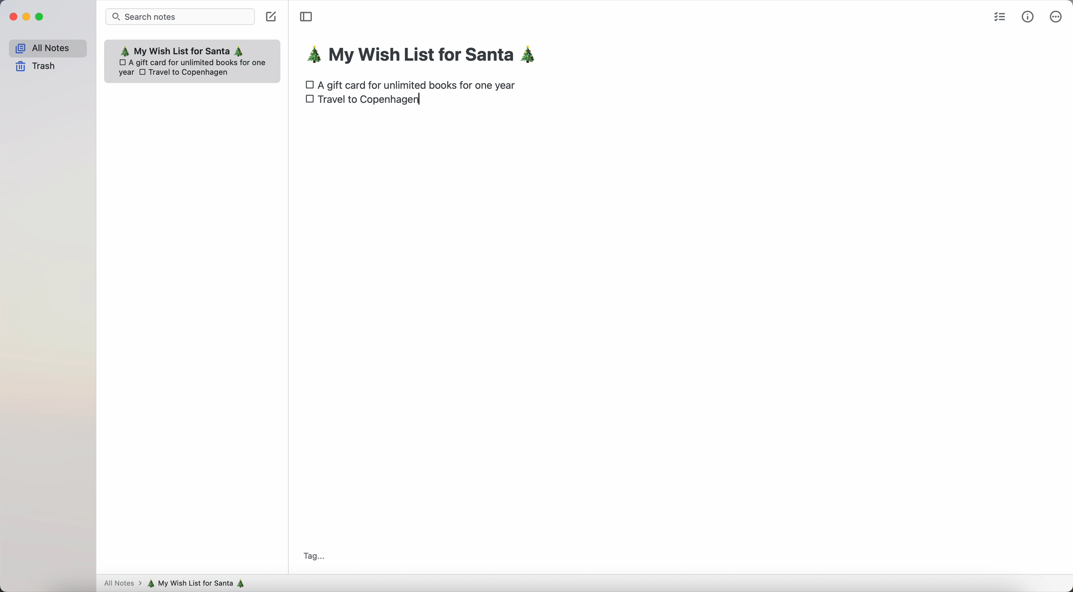 Image resolution: width=1073 pixels, height=592 pixels. What do you see at coordinates (26, 17) in the screenshot?
I see `minimize Simplenote` at bounding box center [26, 17].